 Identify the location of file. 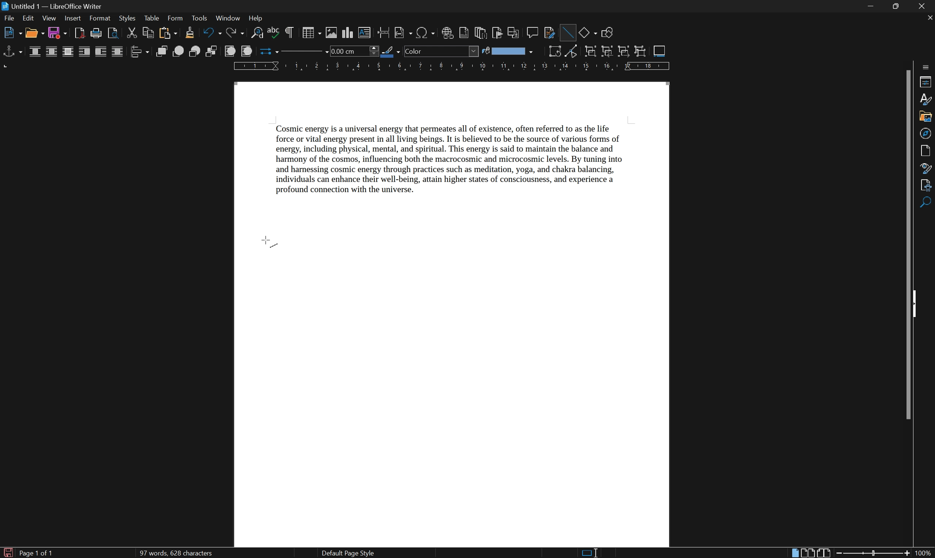
(9, 19).